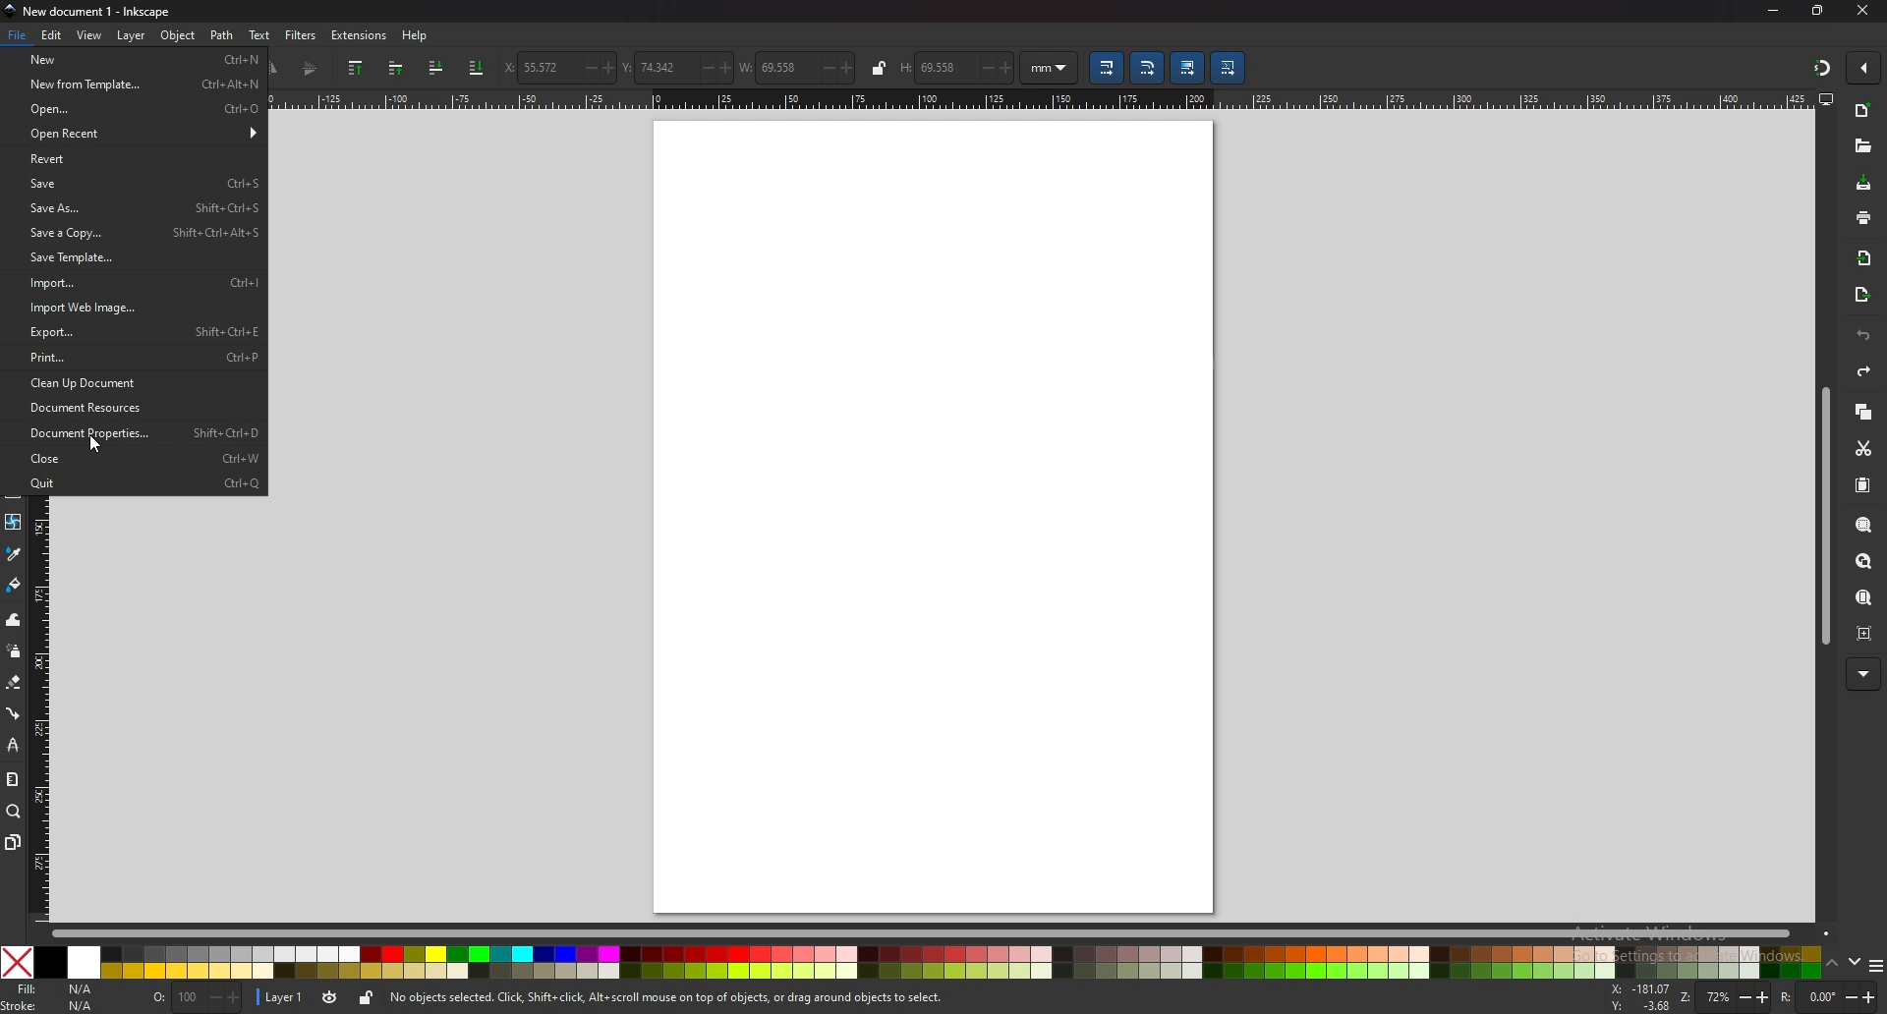  Describe the element at coordinates (197, 999) in the screenshot. I see `nothing selected` at that location.